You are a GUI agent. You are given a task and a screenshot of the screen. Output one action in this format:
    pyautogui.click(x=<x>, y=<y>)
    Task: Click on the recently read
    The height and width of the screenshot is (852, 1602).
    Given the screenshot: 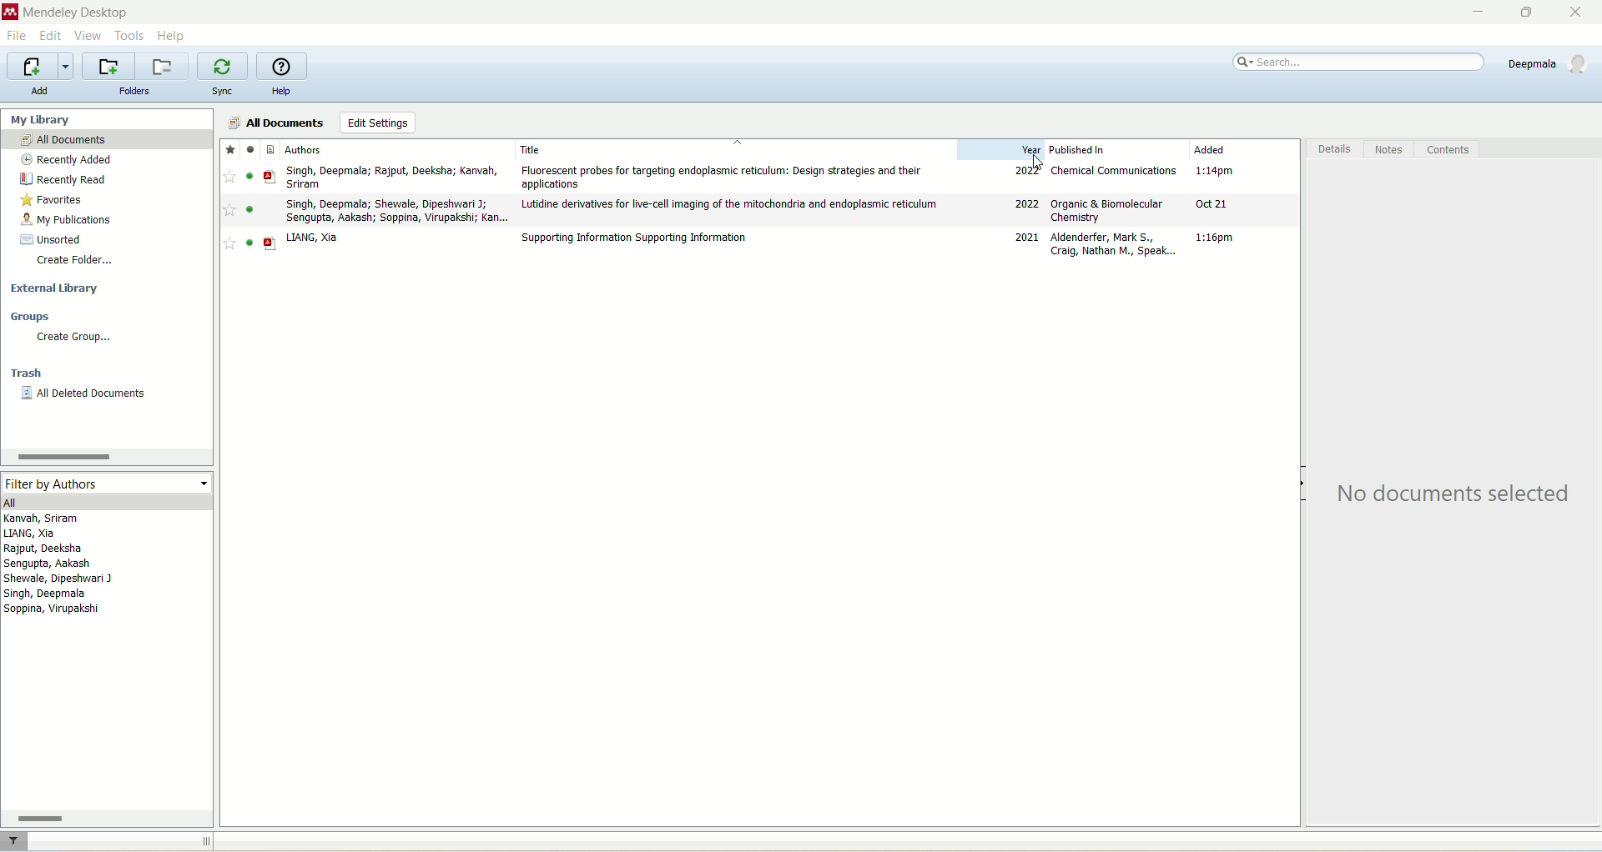 What is the action you would take?
    pyautogui.click(x=64, y=181)
    